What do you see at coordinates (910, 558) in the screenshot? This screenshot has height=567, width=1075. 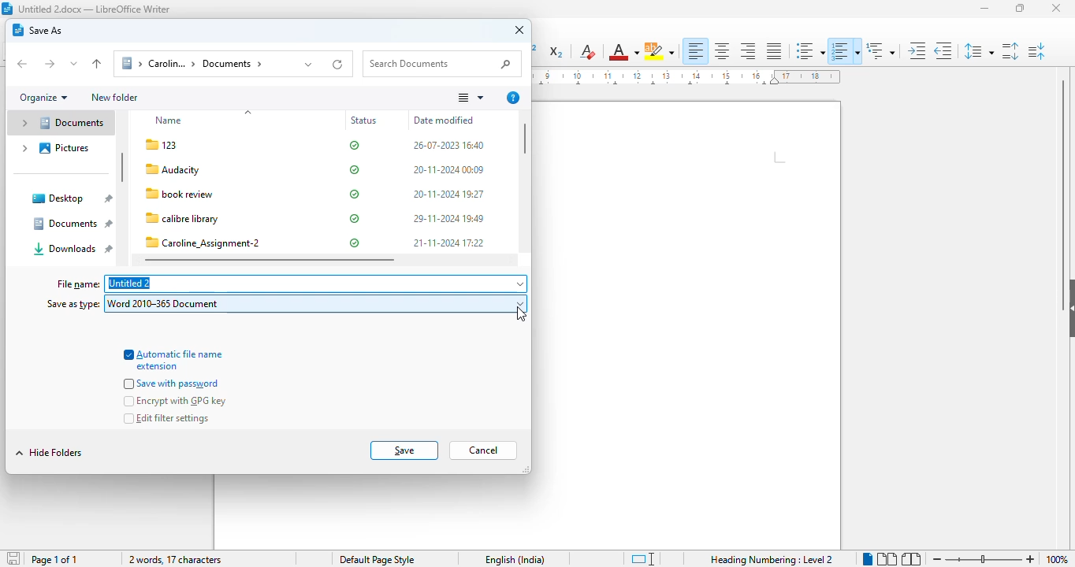 I see `book view` at bounding box center [910, 558].